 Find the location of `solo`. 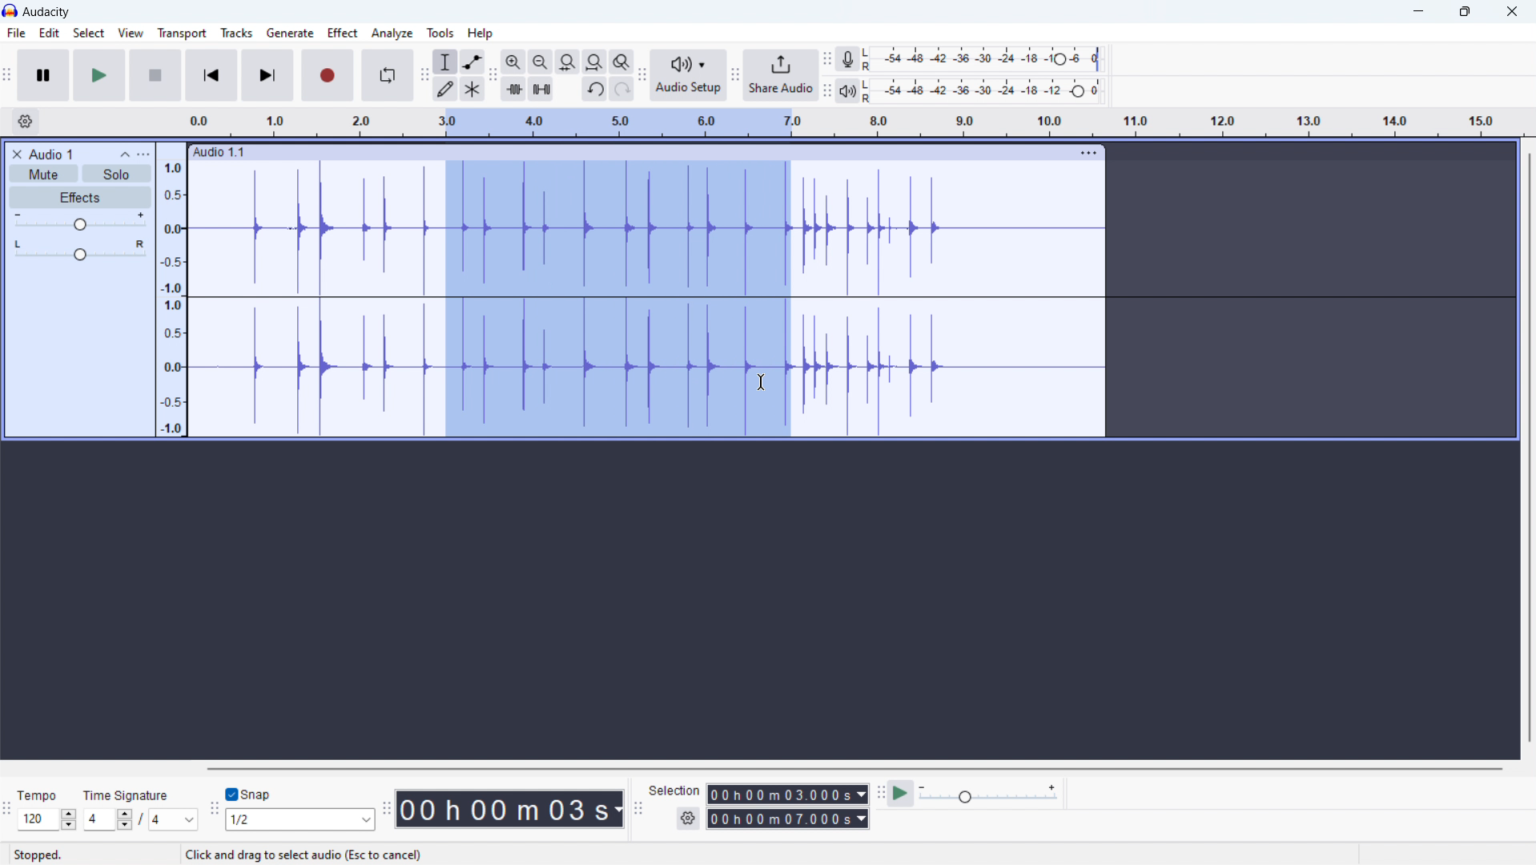

solo is located at coordinates (118, 173).